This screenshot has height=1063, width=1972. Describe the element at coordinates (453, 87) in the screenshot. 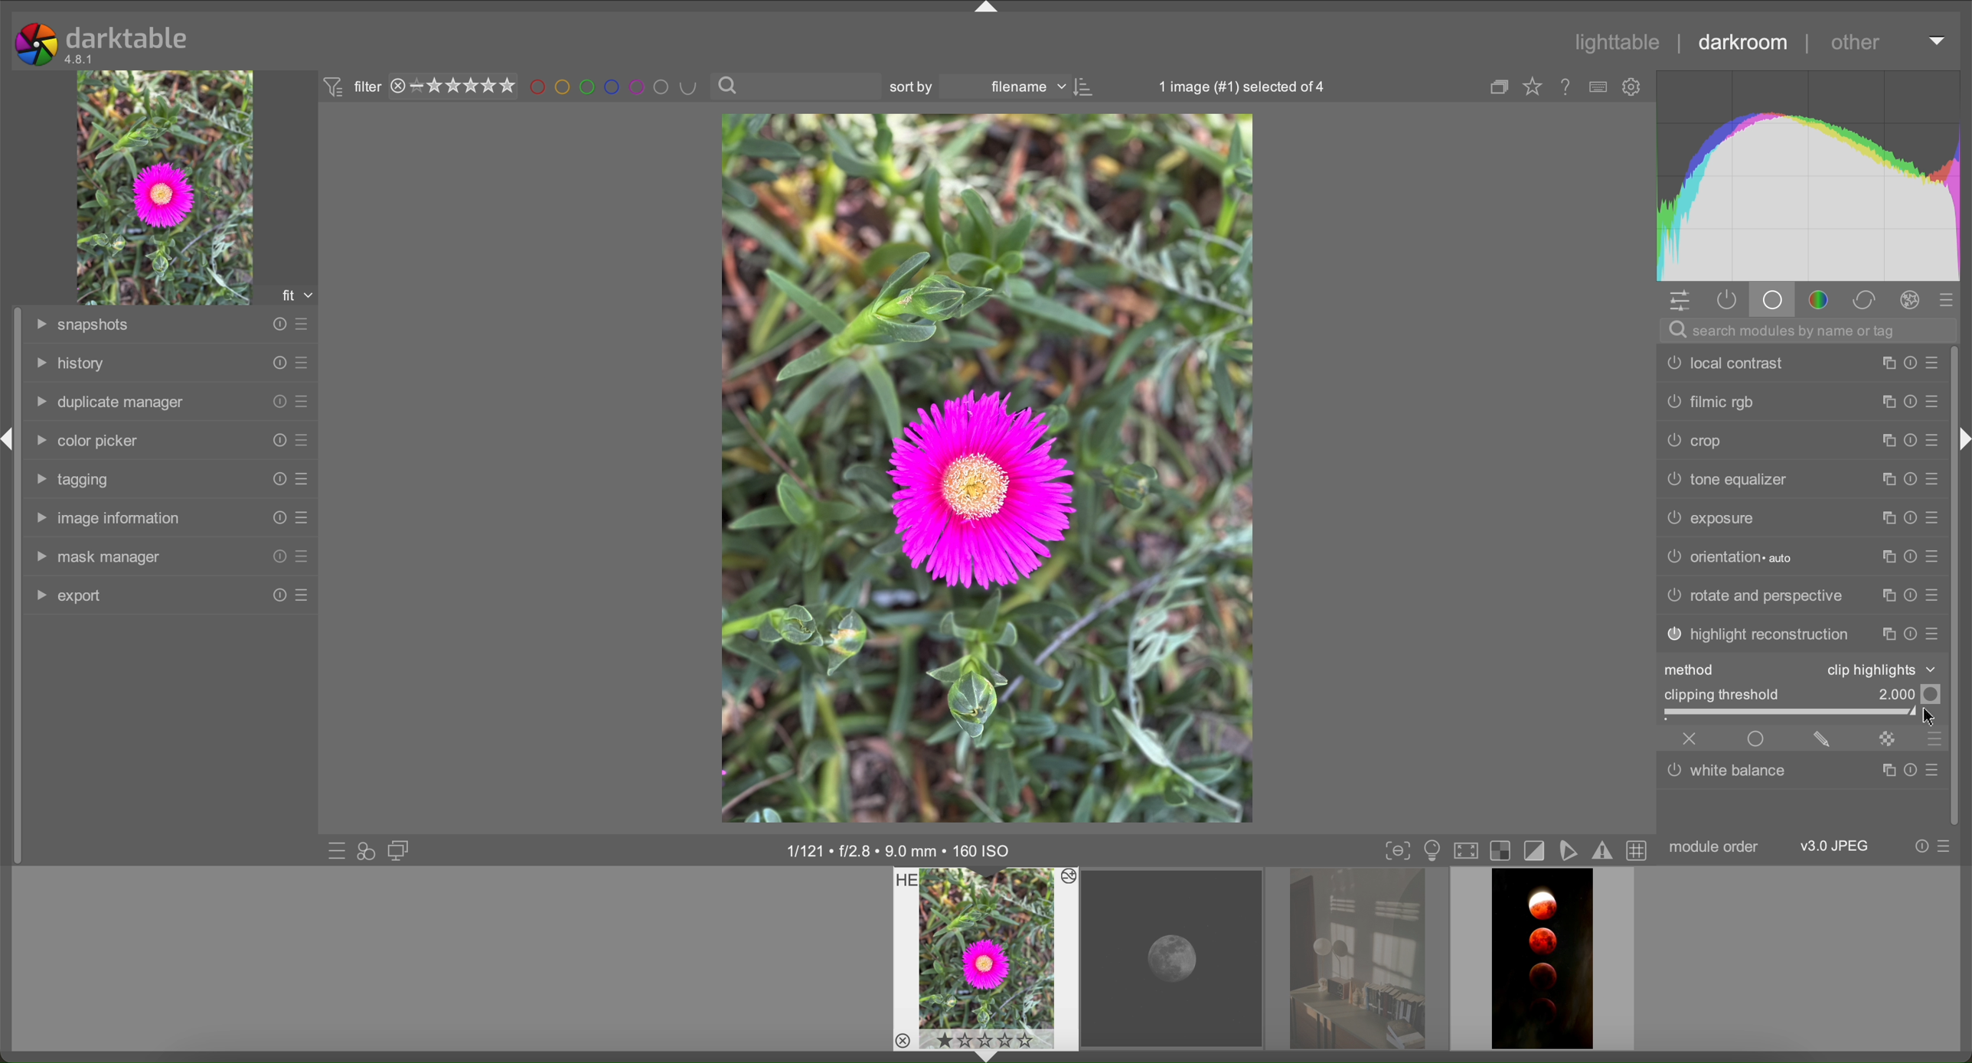

I see `rating` at that location.